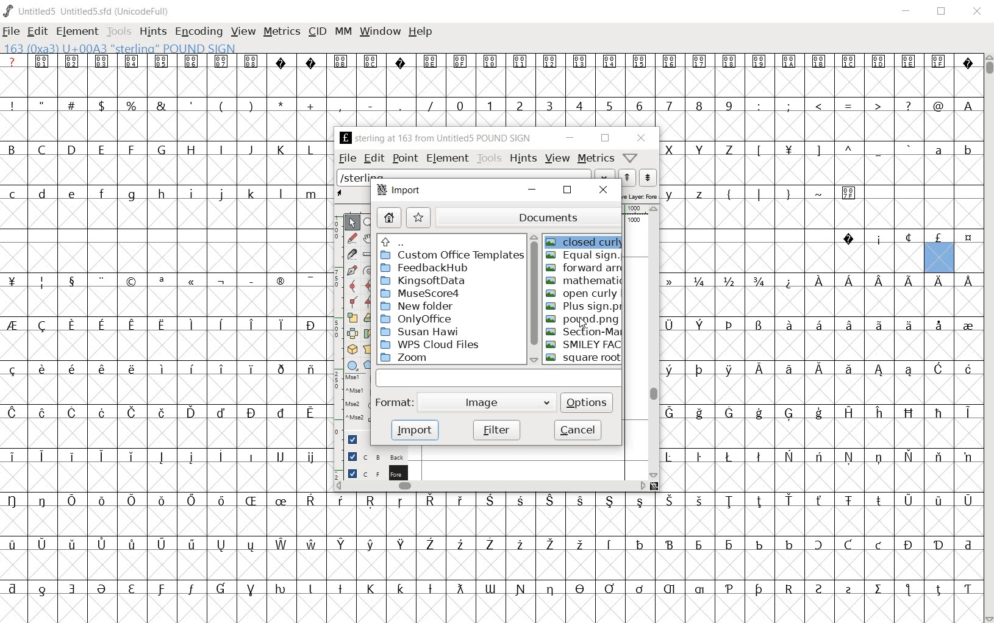 This screenshot has height=623, width=994. What do you see at coordinates (577, 429) in the screenshot?
I see `cancel` at bounding box center [577, 429].